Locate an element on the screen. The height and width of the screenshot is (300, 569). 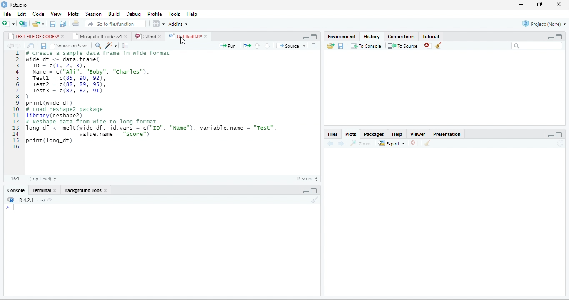
Build is located at coordinates (114, 14).